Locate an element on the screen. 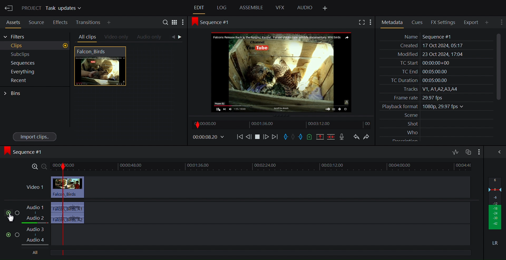  Fullscreen is located at coordinates (362, 22).